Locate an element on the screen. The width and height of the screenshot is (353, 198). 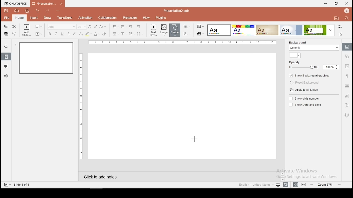
file is located at coordinates (7, 18).